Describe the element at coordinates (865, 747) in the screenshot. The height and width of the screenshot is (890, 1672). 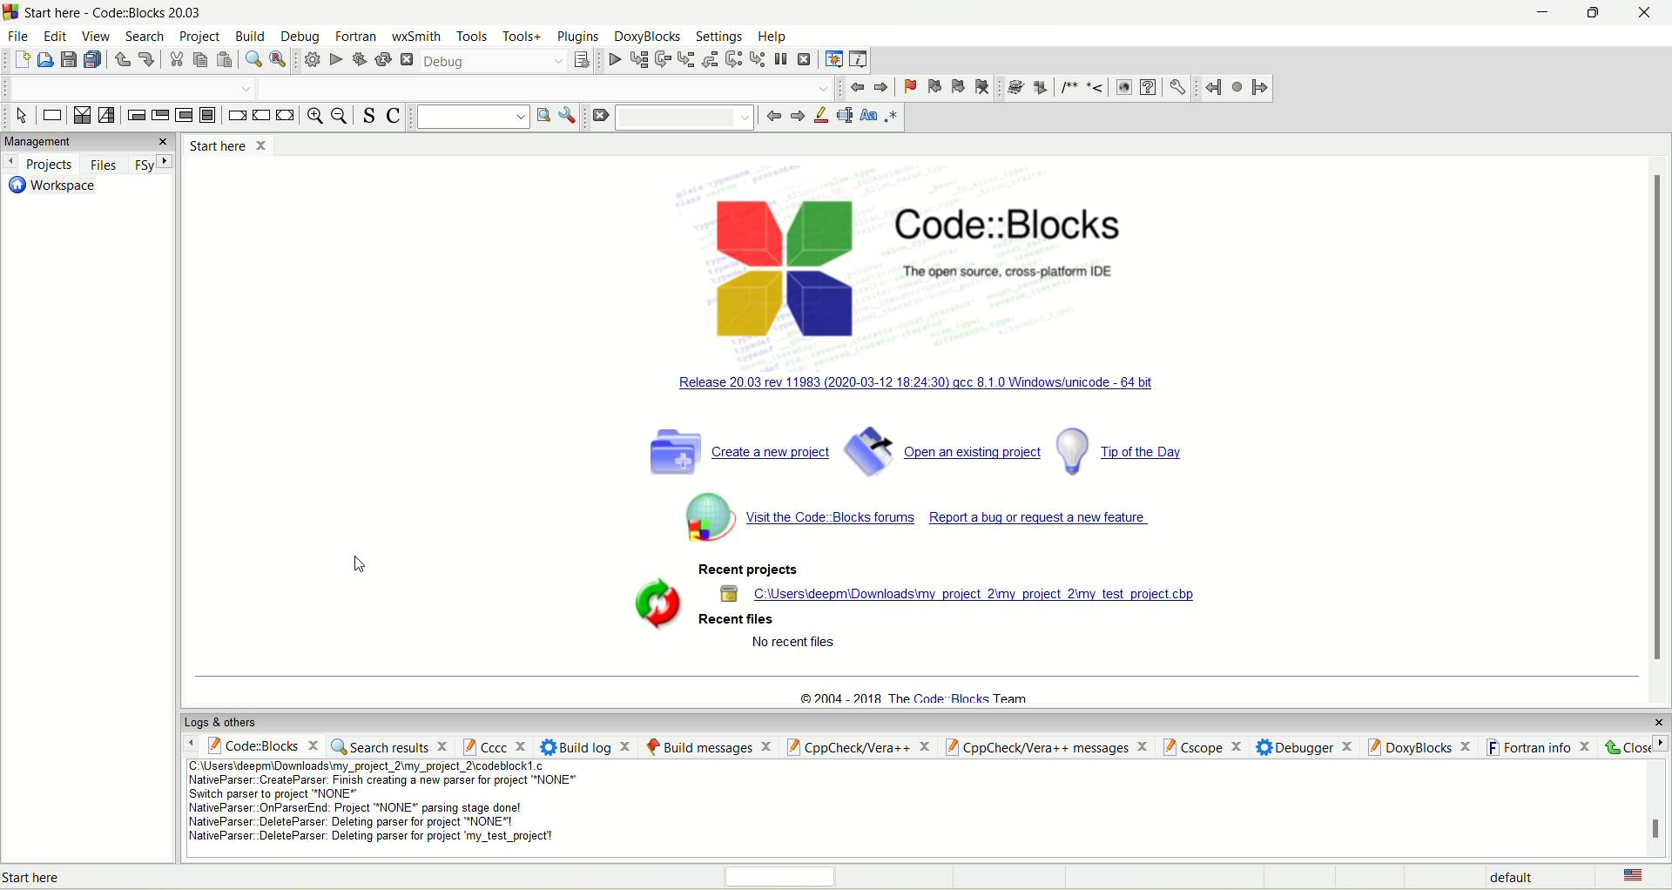
I see `Cppcheck/vera++` at that location.